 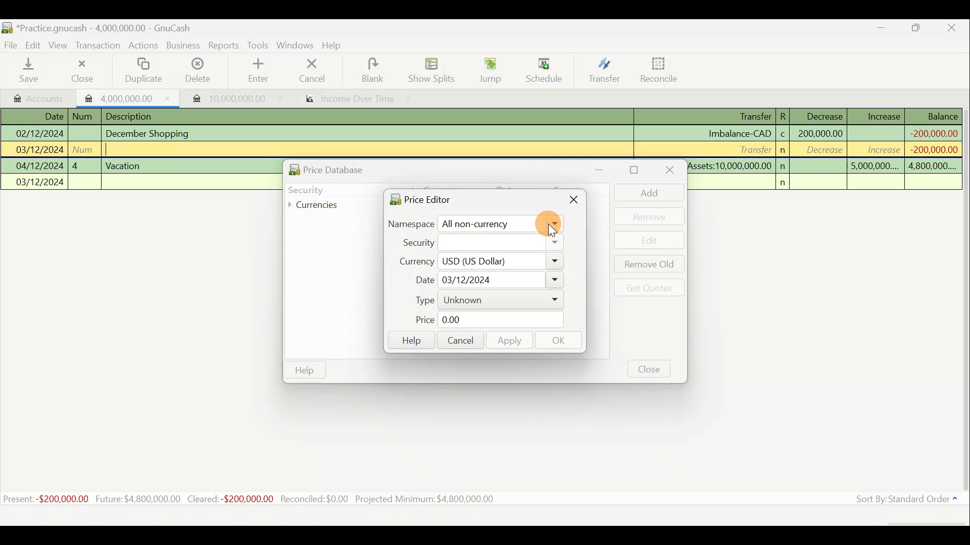 What do you see at coordinates (484, 280) in the screenshot?
I see `Date` at bounding box center [484, 280].